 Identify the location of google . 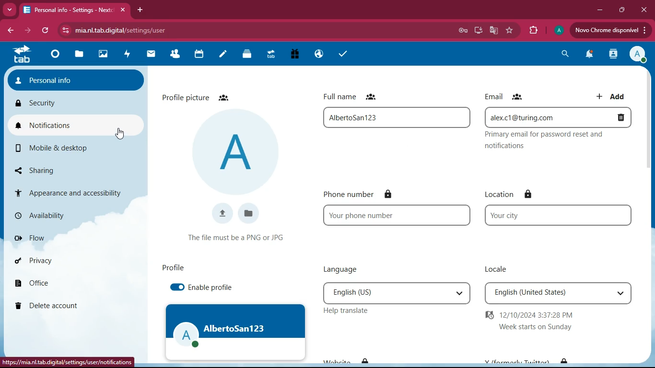
(491, 31).